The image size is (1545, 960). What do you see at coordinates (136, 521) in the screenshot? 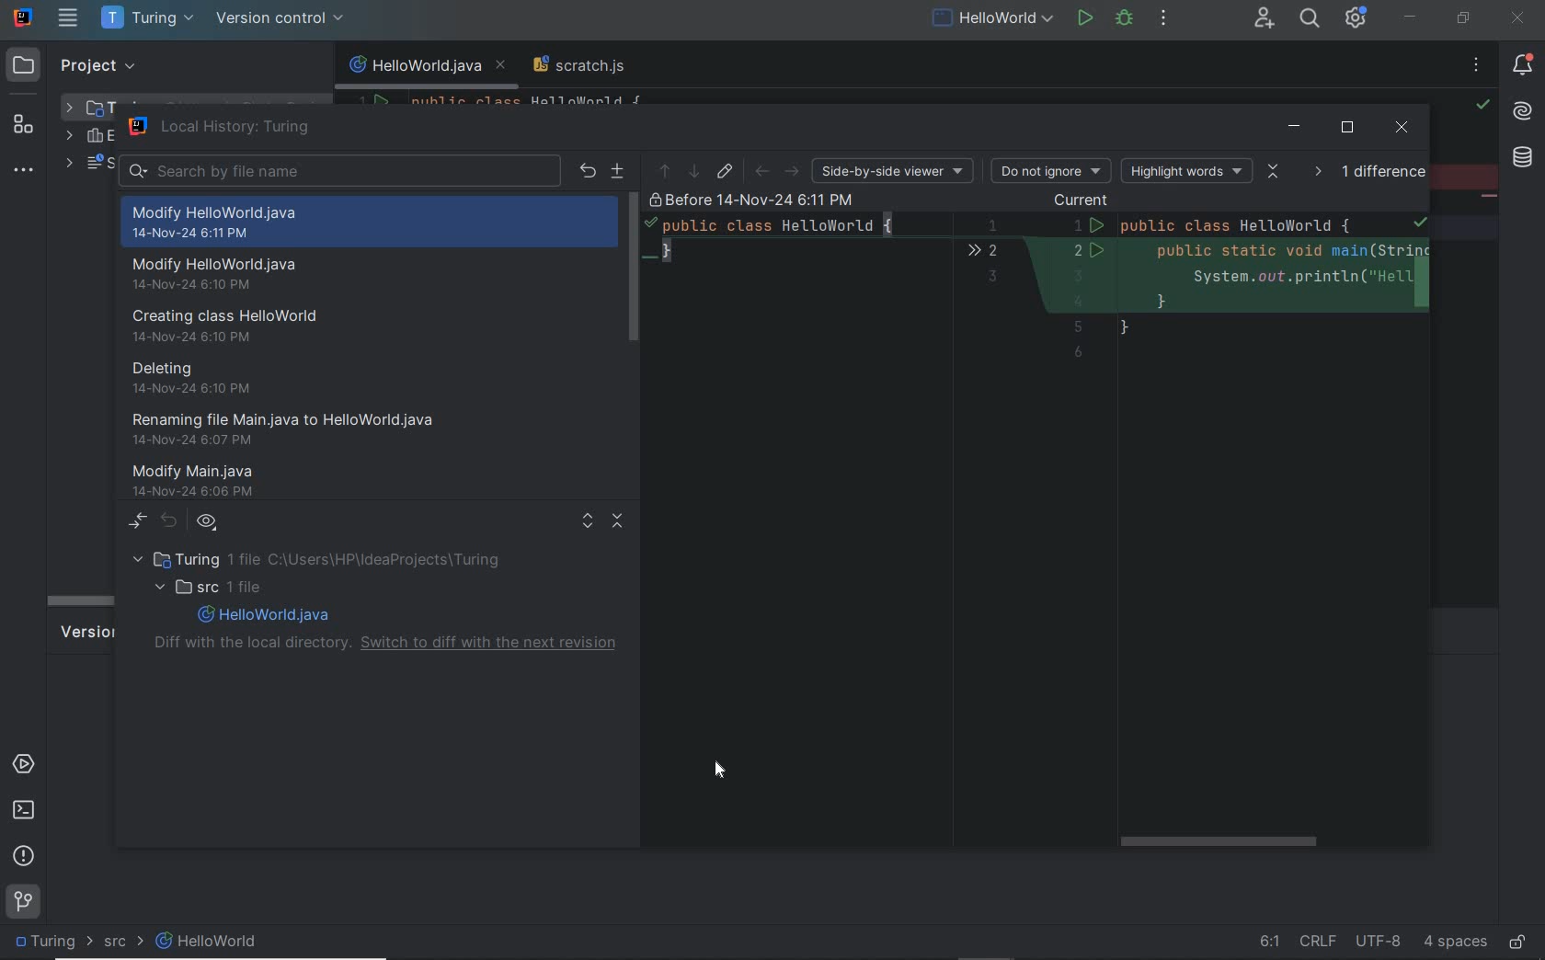
I see `show diff` at bounding box center [136, 521].